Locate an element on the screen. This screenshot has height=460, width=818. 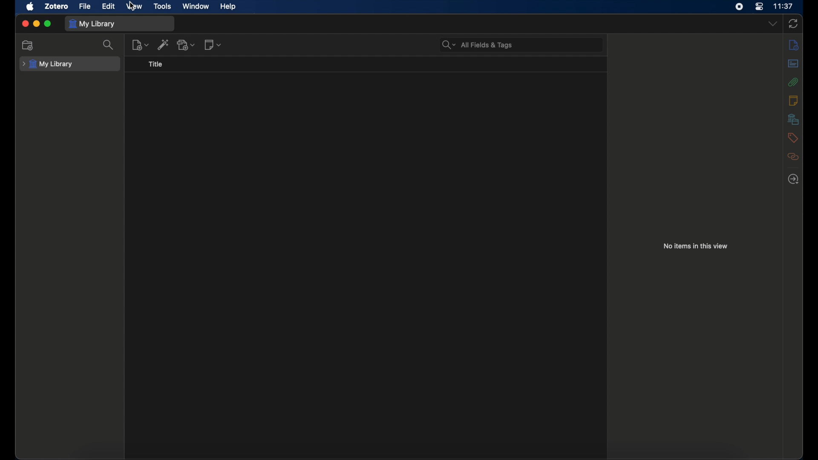
maximize is located at coordinates (48, 24).